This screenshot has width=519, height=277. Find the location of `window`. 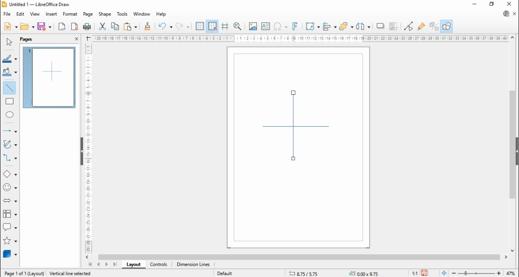

window is located at coordinates (142, 15).